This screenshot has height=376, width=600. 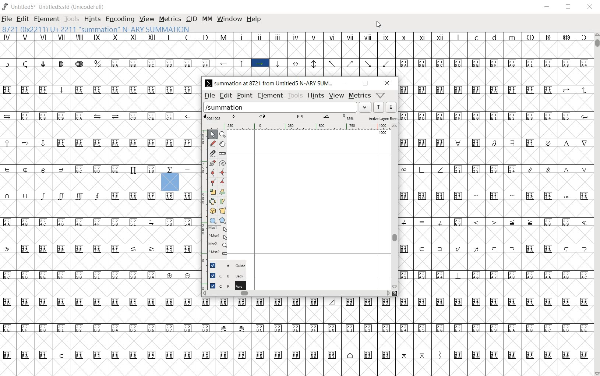 I want to click on point, so click(x=244, y=96).